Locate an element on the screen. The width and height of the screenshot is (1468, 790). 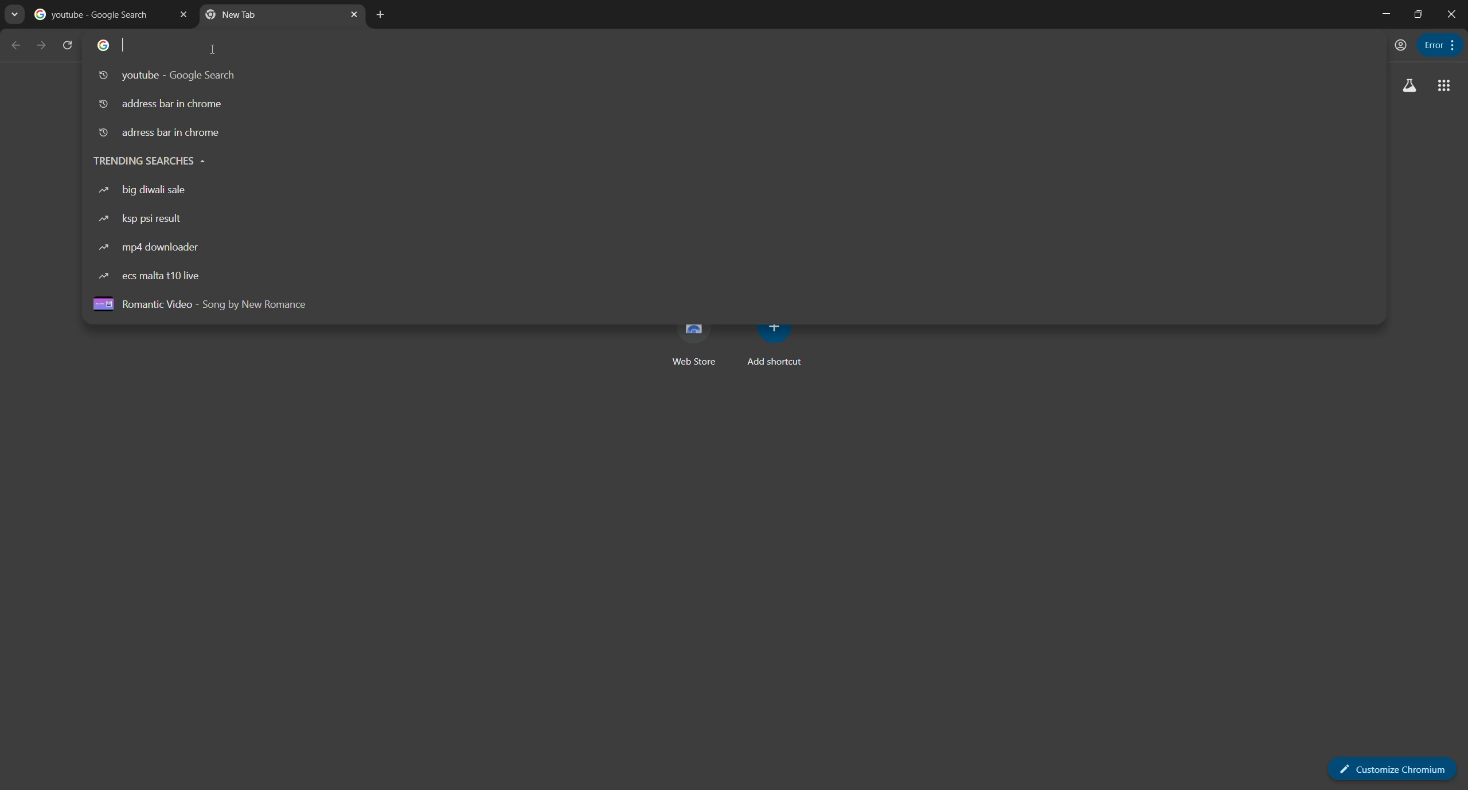
web store shortcut is located at coordinates (690, 348).